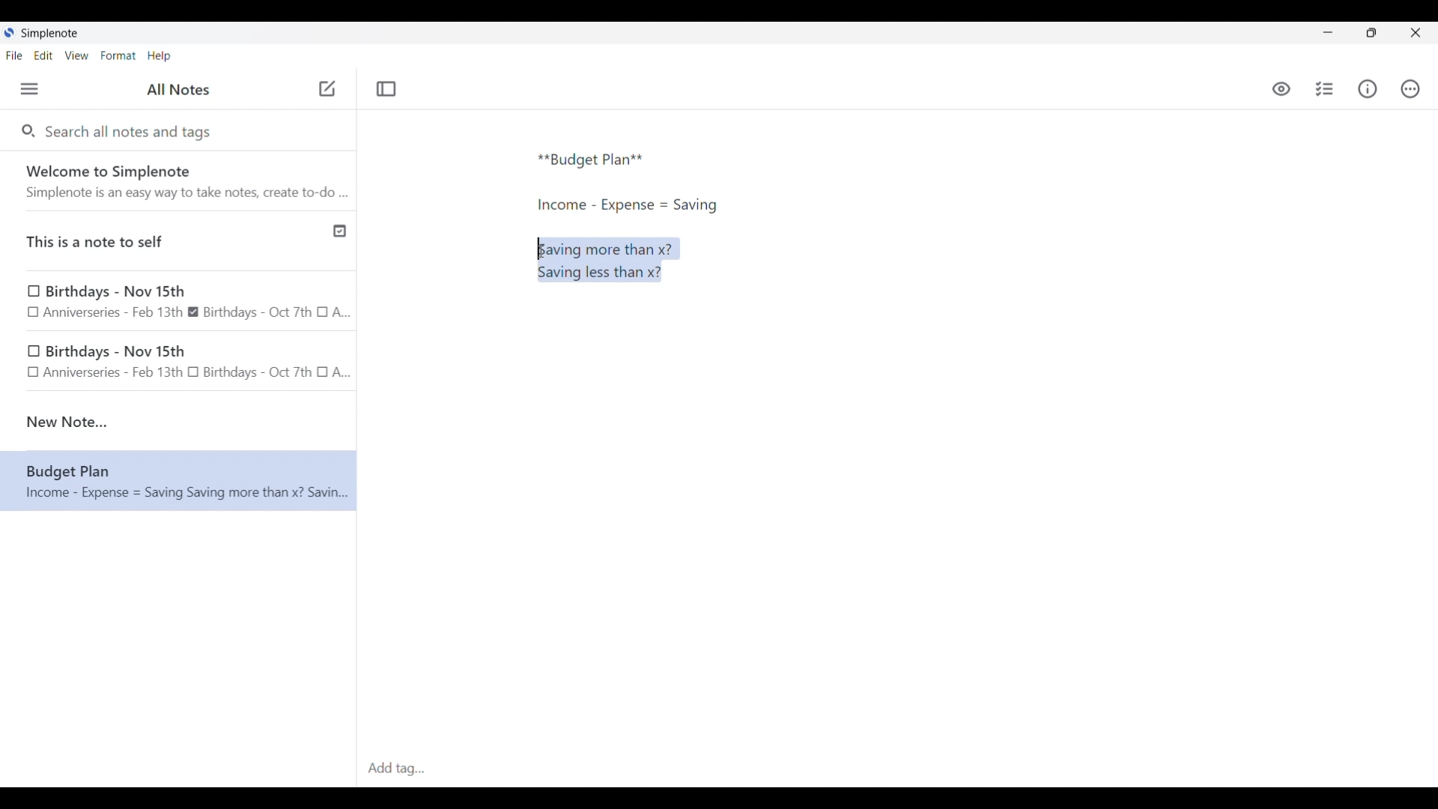  Describe the element at coordinates (1410, 89) in the screenshot. I see `Actions` at that location.